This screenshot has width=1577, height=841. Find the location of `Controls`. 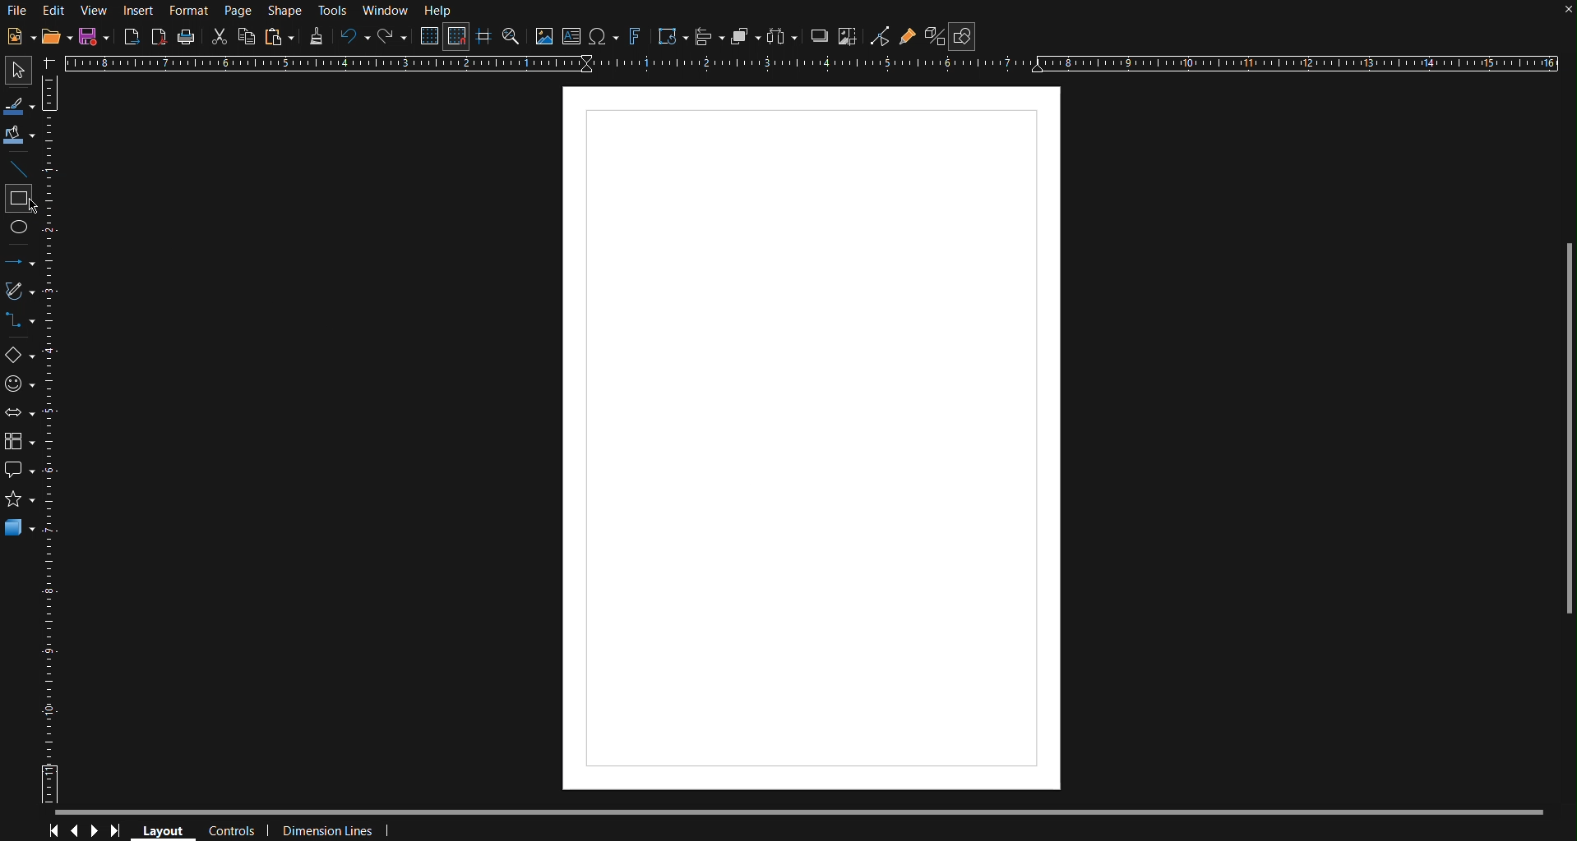

Controls is located at coordinates (235, 831).